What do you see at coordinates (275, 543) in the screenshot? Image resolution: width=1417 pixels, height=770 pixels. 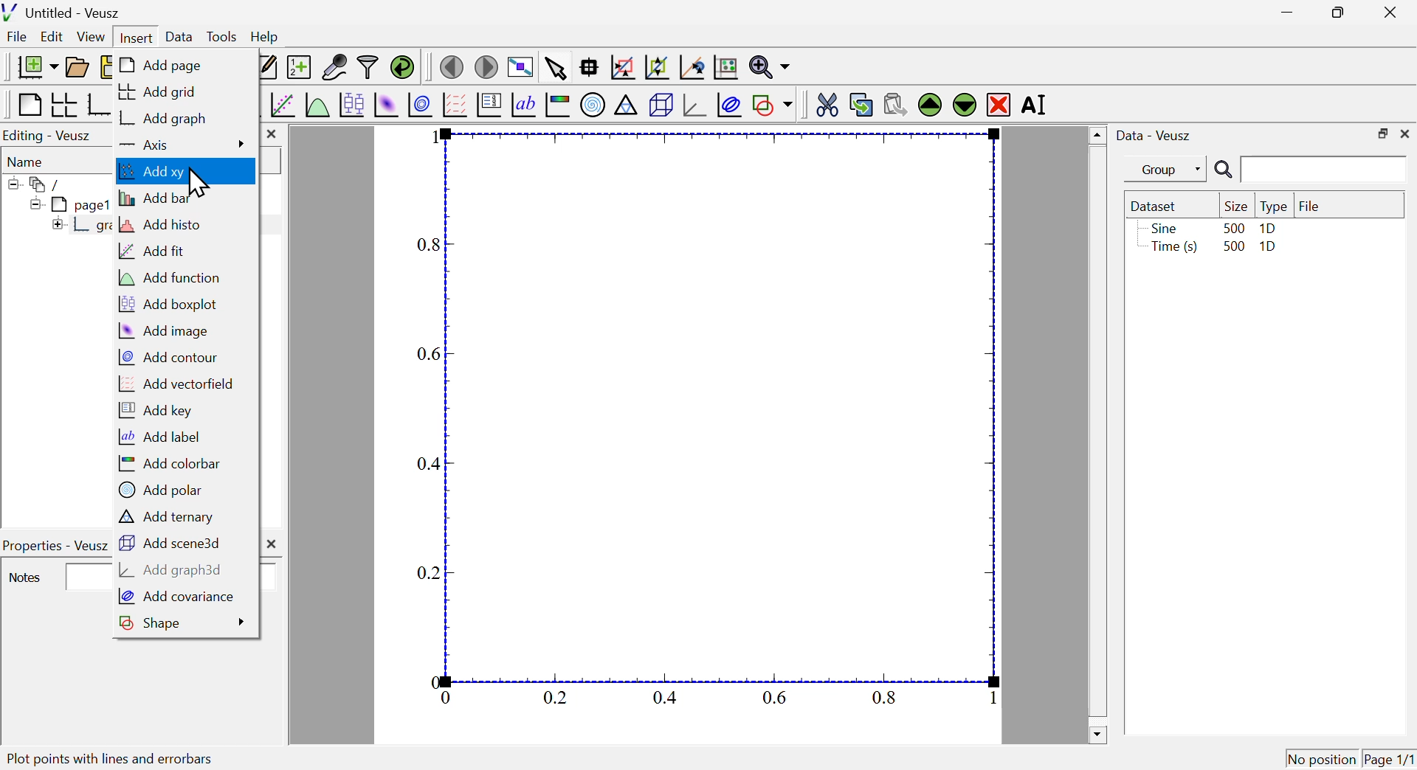 I see `close` at bounding box center [275, 543].